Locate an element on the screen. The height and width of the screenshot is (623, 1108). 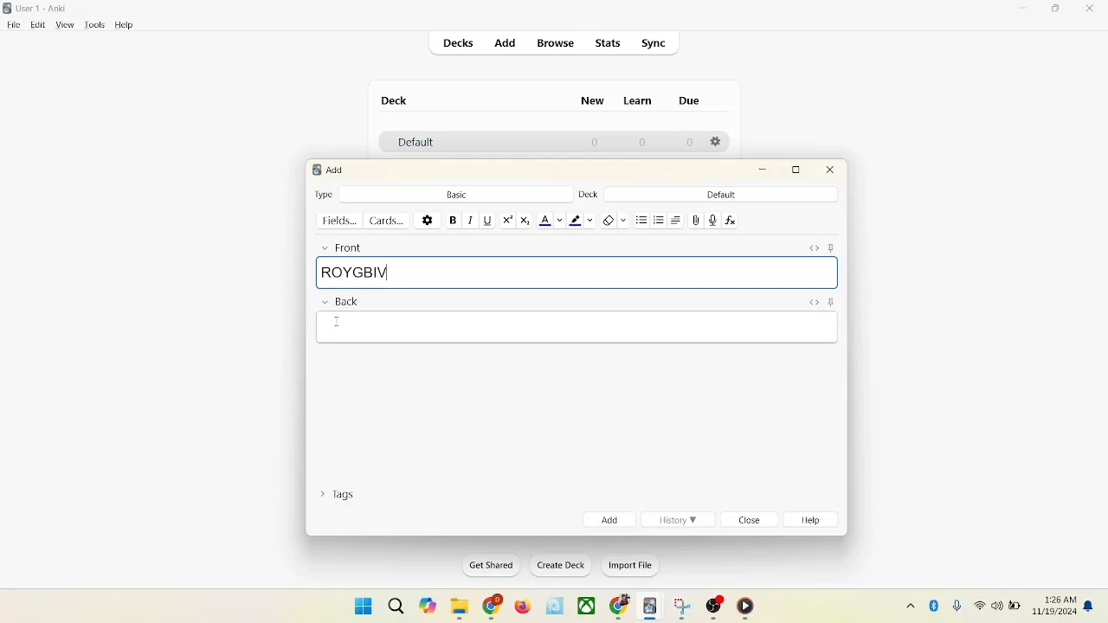
bold is located at coordinates (452, 219).